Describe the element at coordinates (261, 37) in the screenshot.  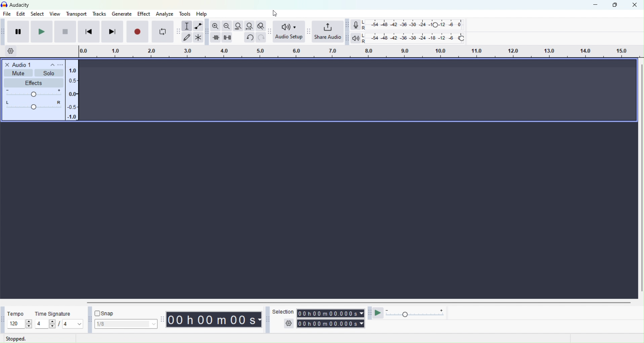
I see `Redo` at that location.